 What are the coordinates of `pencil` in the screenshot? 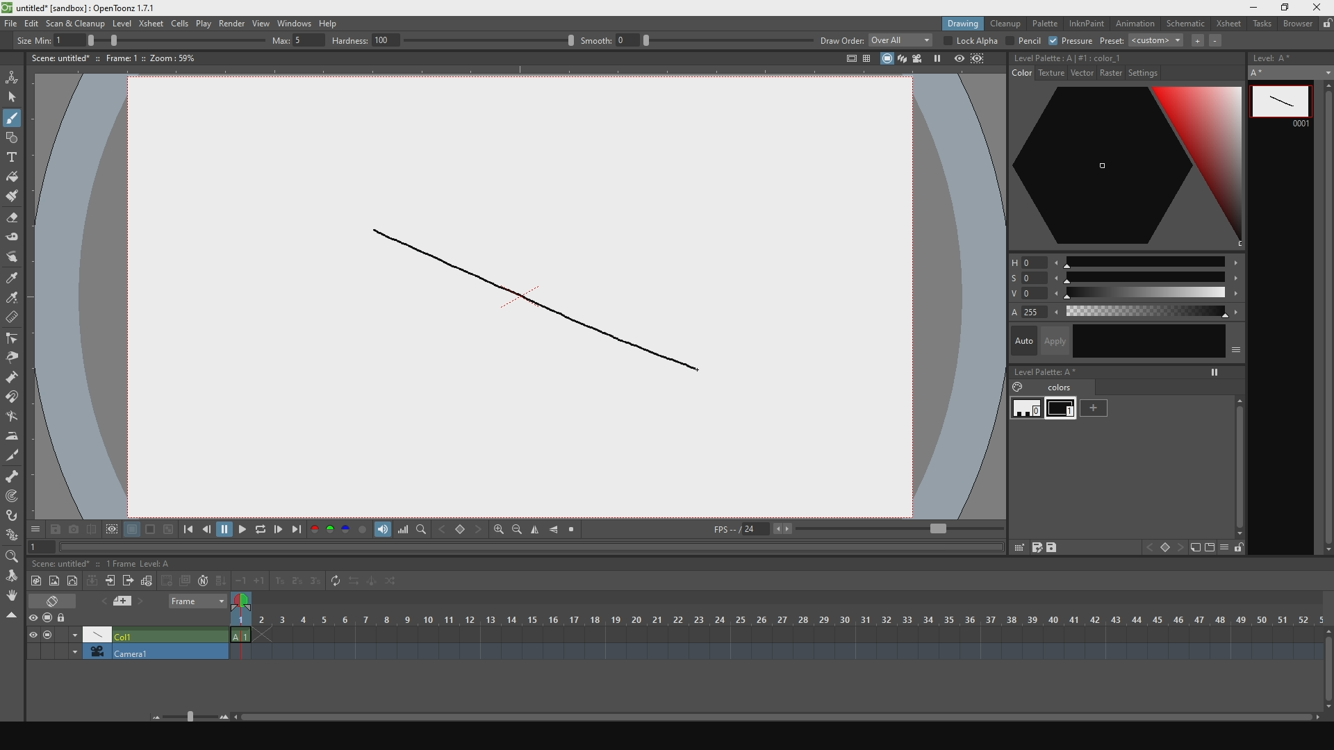 It's located at (1023, 41).